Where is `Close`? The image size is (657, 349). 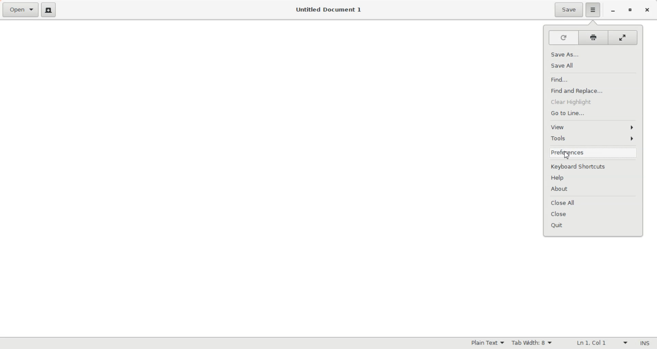
Close is located at coordinates (647, 11).